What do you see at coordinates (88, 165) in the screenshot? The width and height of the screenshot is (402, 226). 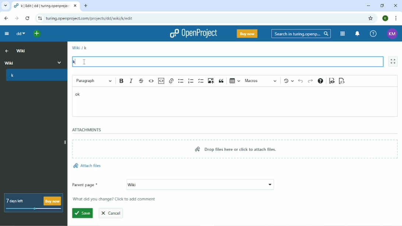 I see `Attach files` at bounding box center [88, 165].